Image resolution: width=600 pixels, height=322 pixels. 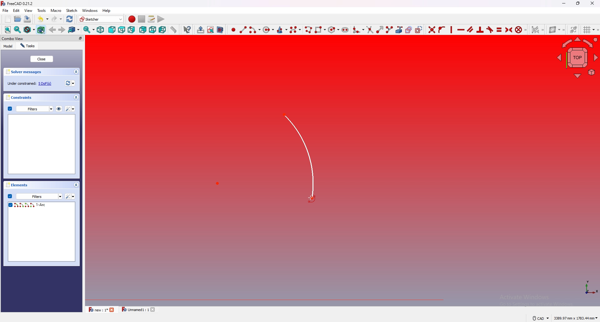 I want to click on tools, so click(x=42, y=10).